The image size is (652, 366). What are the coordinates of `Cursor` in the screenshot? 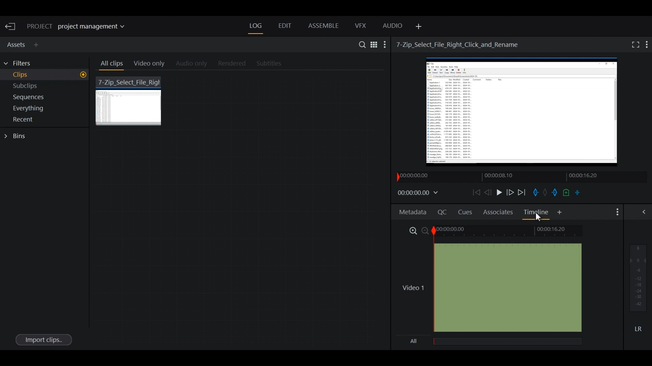 It's located at (537, 220).